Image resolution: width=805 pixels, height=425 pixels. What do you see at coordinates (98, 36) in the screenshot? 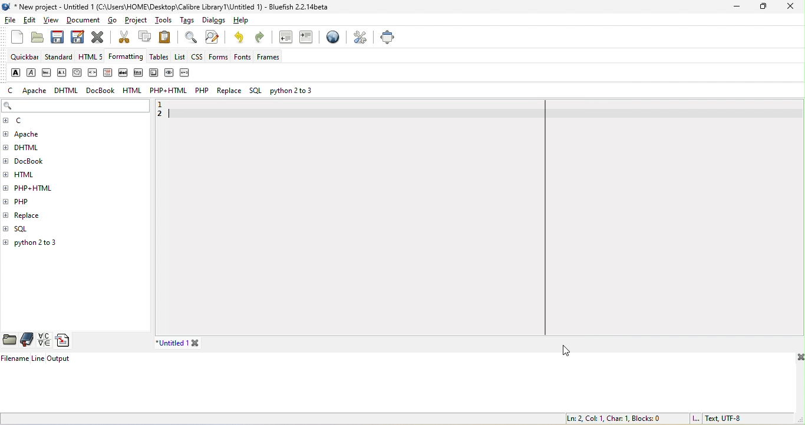
I see `close` at bounding box center [98, 36].